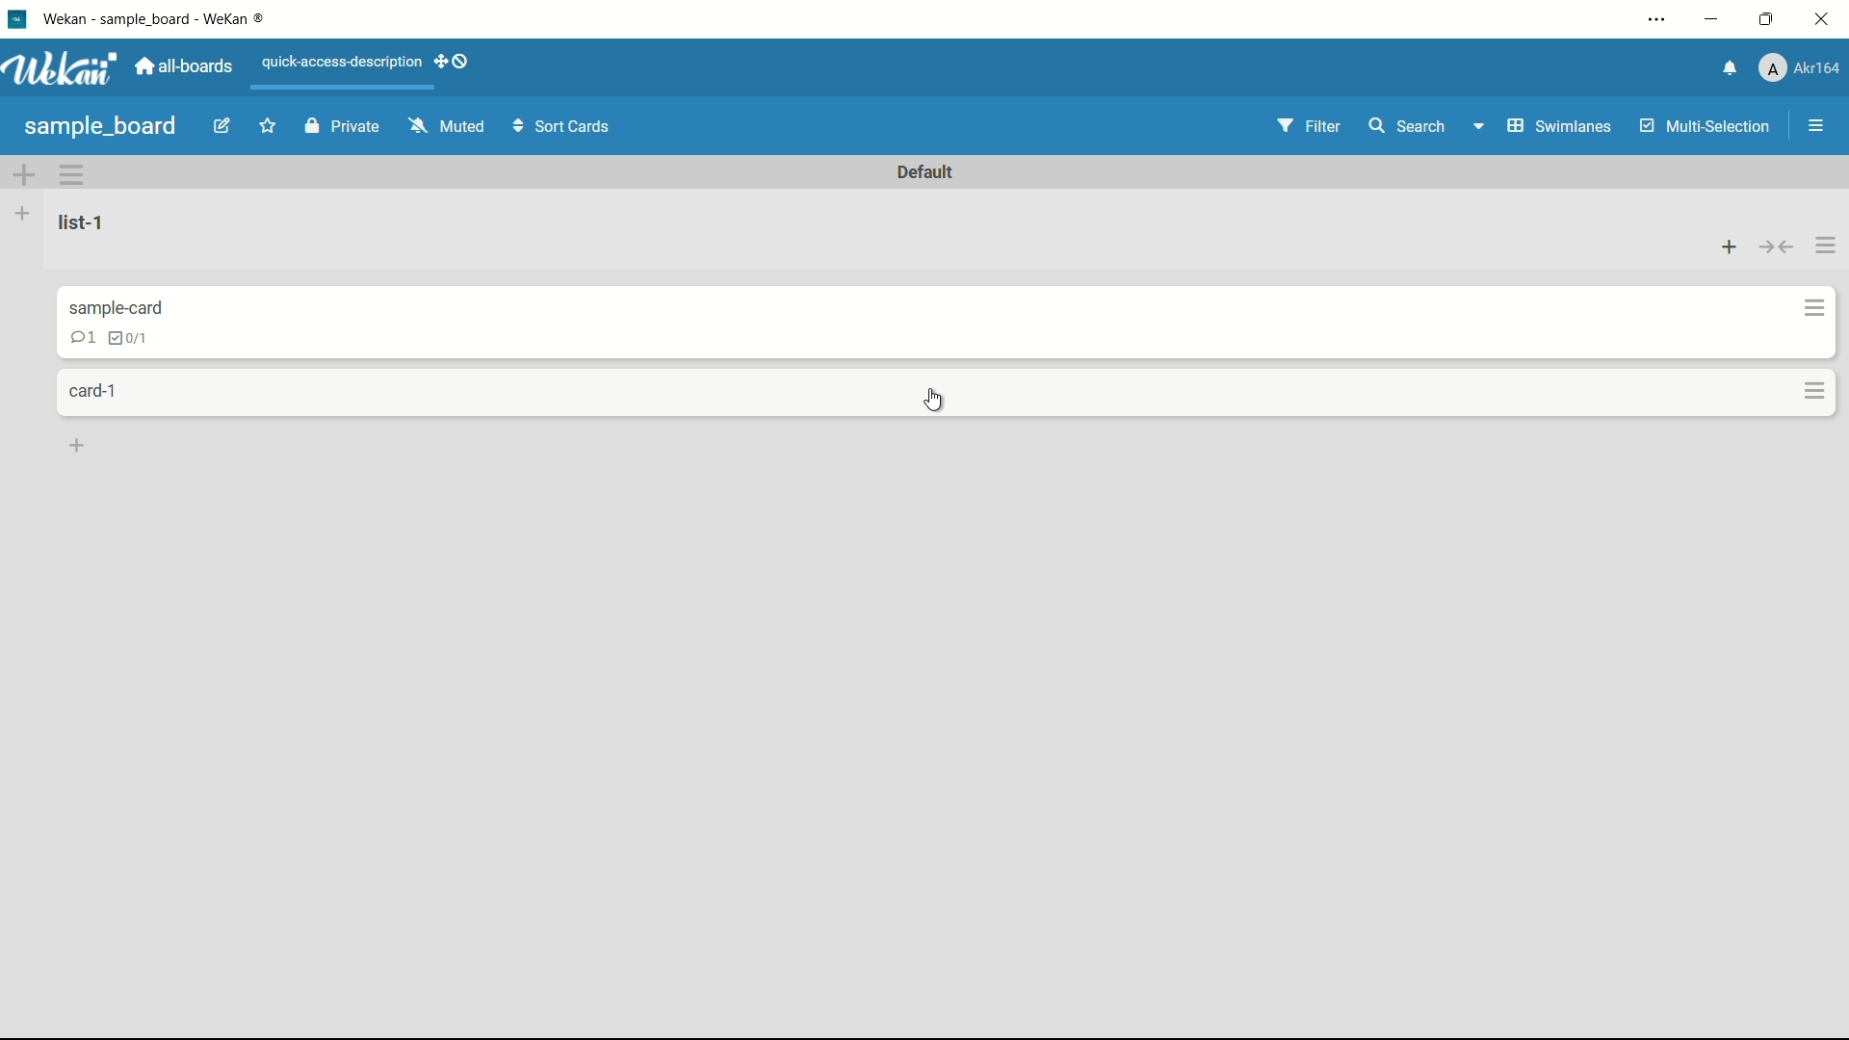 This screenshot has height=1040, width=1849. I want to click on favorite, so click(263, 127).